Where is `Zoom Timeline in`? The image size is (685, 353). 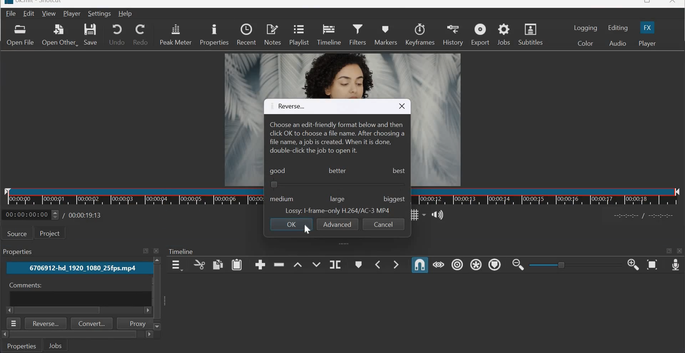 Zoom Timeline in is located at coordinates (633, 265).